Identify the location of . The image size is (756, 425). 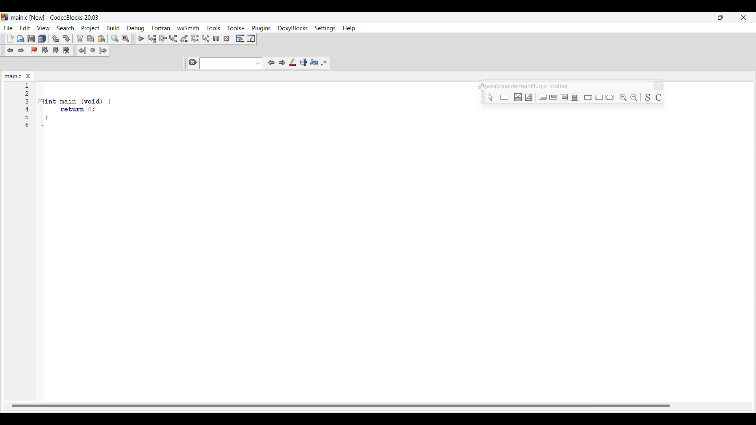
(587, 96).